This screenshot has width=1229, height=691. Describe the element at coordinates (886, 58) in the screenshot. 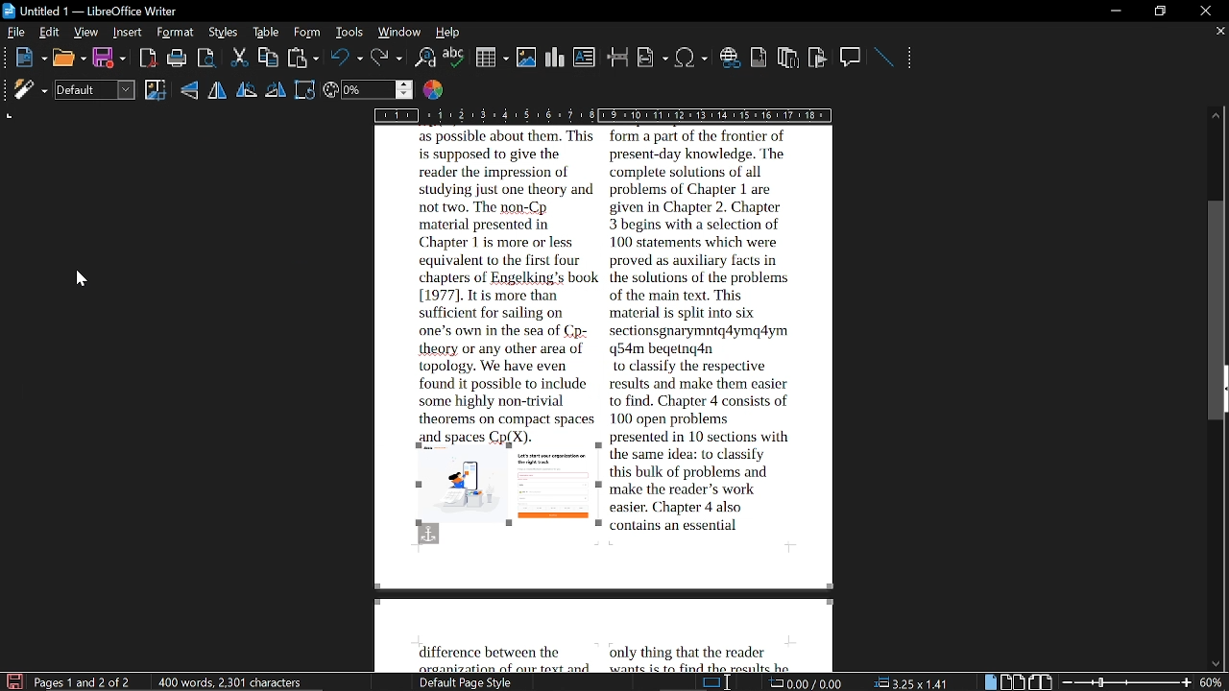

I see `insert line` at that location.